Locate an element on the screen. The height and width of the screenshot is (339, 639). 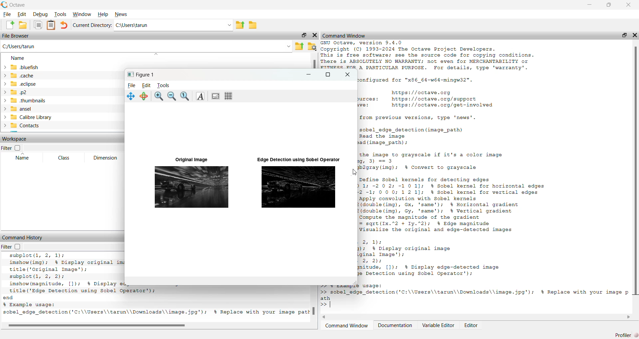
Class is located at coordinates (65, 158).